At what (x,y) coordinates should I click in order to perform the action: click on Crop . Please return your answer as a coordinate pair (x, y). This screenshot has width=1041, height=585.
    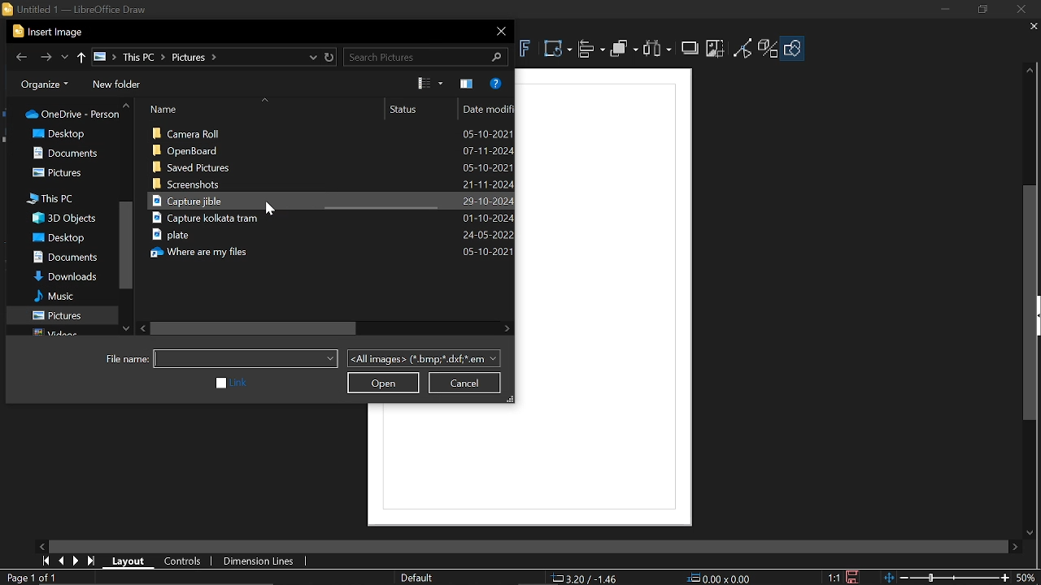
    Looking at the image, I should click on (717, 49).